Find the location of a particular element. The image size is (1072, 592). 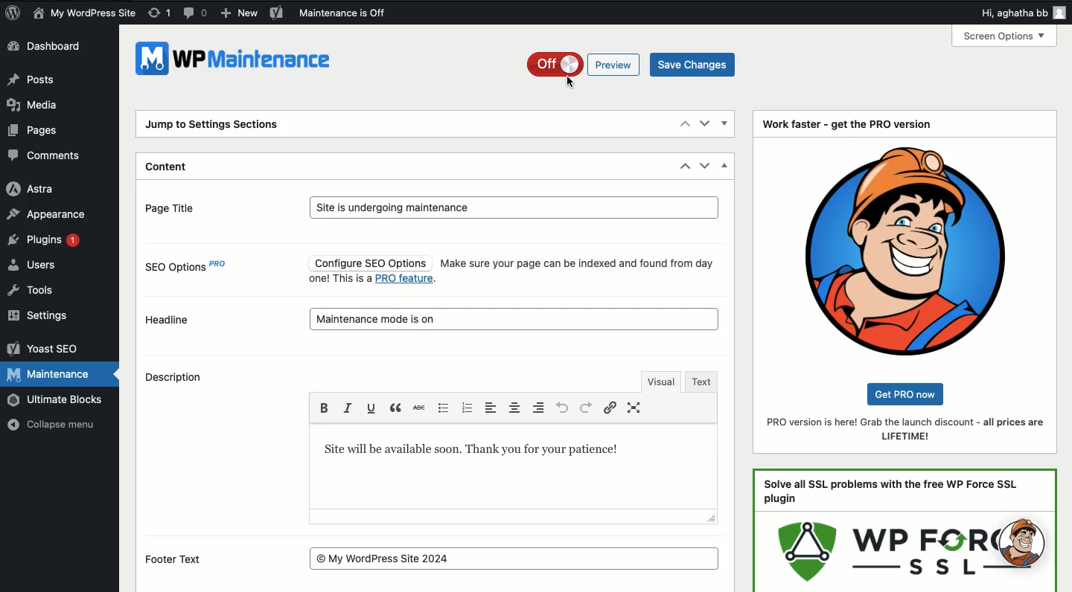

Name is located at coordinates (86, 13).